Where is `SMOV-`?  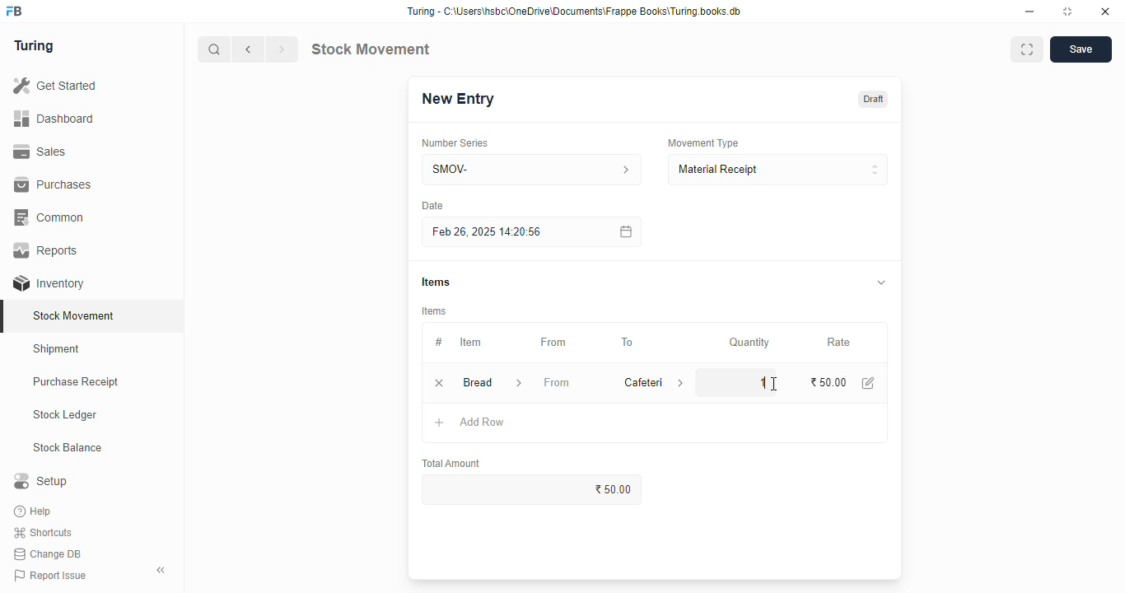 SMOV- is located at coordinates (533, 169).